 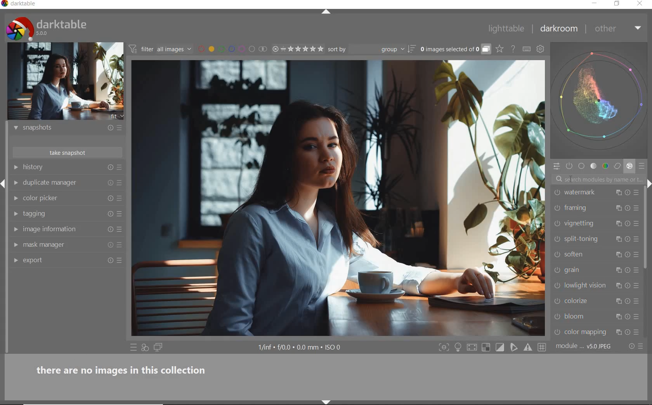 What do you see at coordinates (557, 239) in the screenshot?
I see `'split-toning' is switched off` at bounding box center [557, 239].